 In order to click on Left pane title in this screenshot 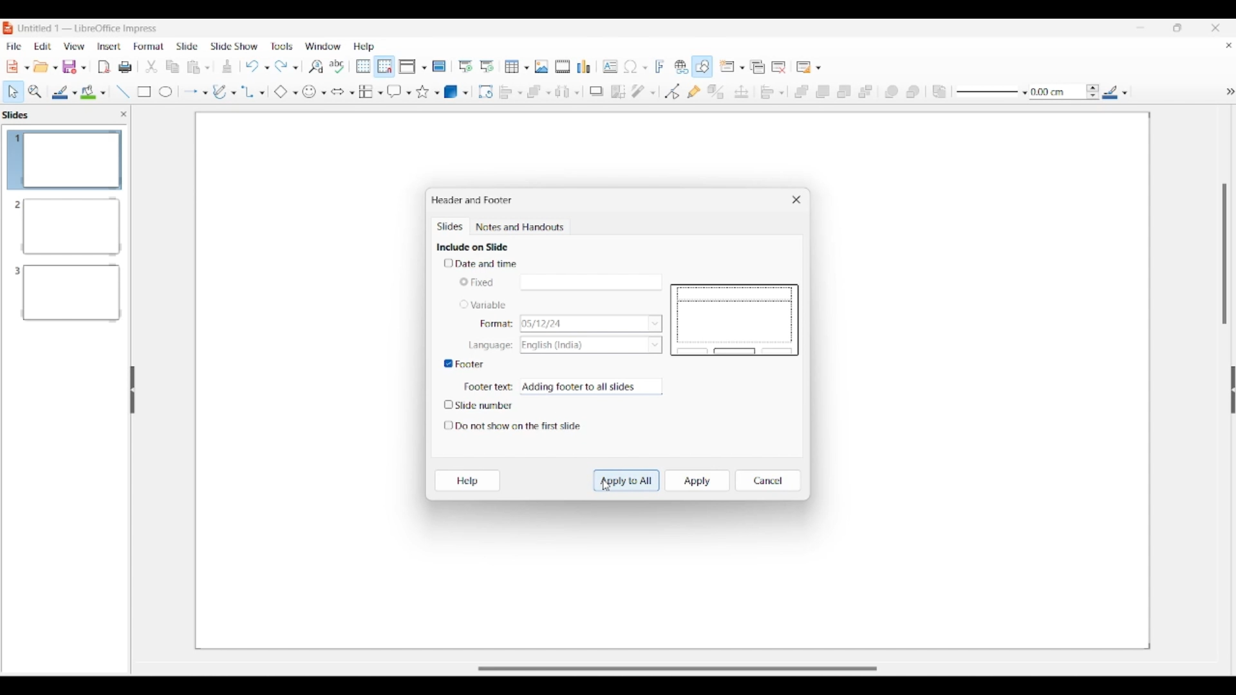, I will do `click(19, 115)`.